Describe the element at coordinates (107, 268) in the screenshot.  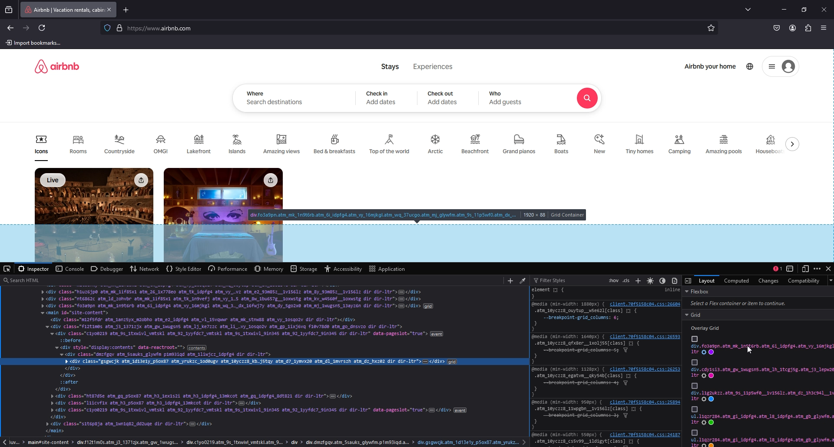
I see `debugger` at that location.